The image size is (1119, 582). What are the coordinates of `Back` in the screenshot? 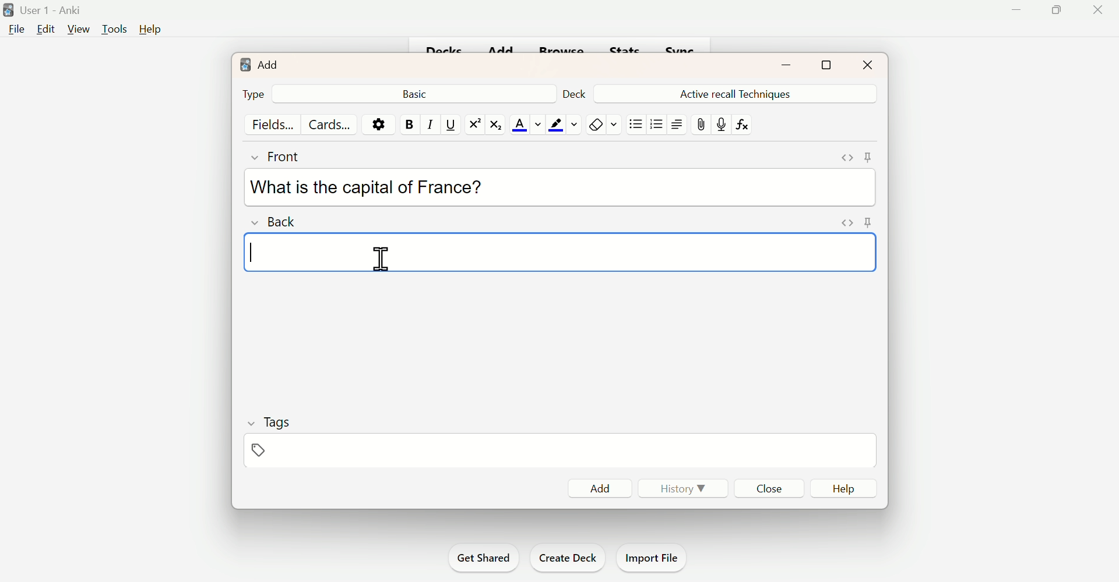 It's located at (416, 93).